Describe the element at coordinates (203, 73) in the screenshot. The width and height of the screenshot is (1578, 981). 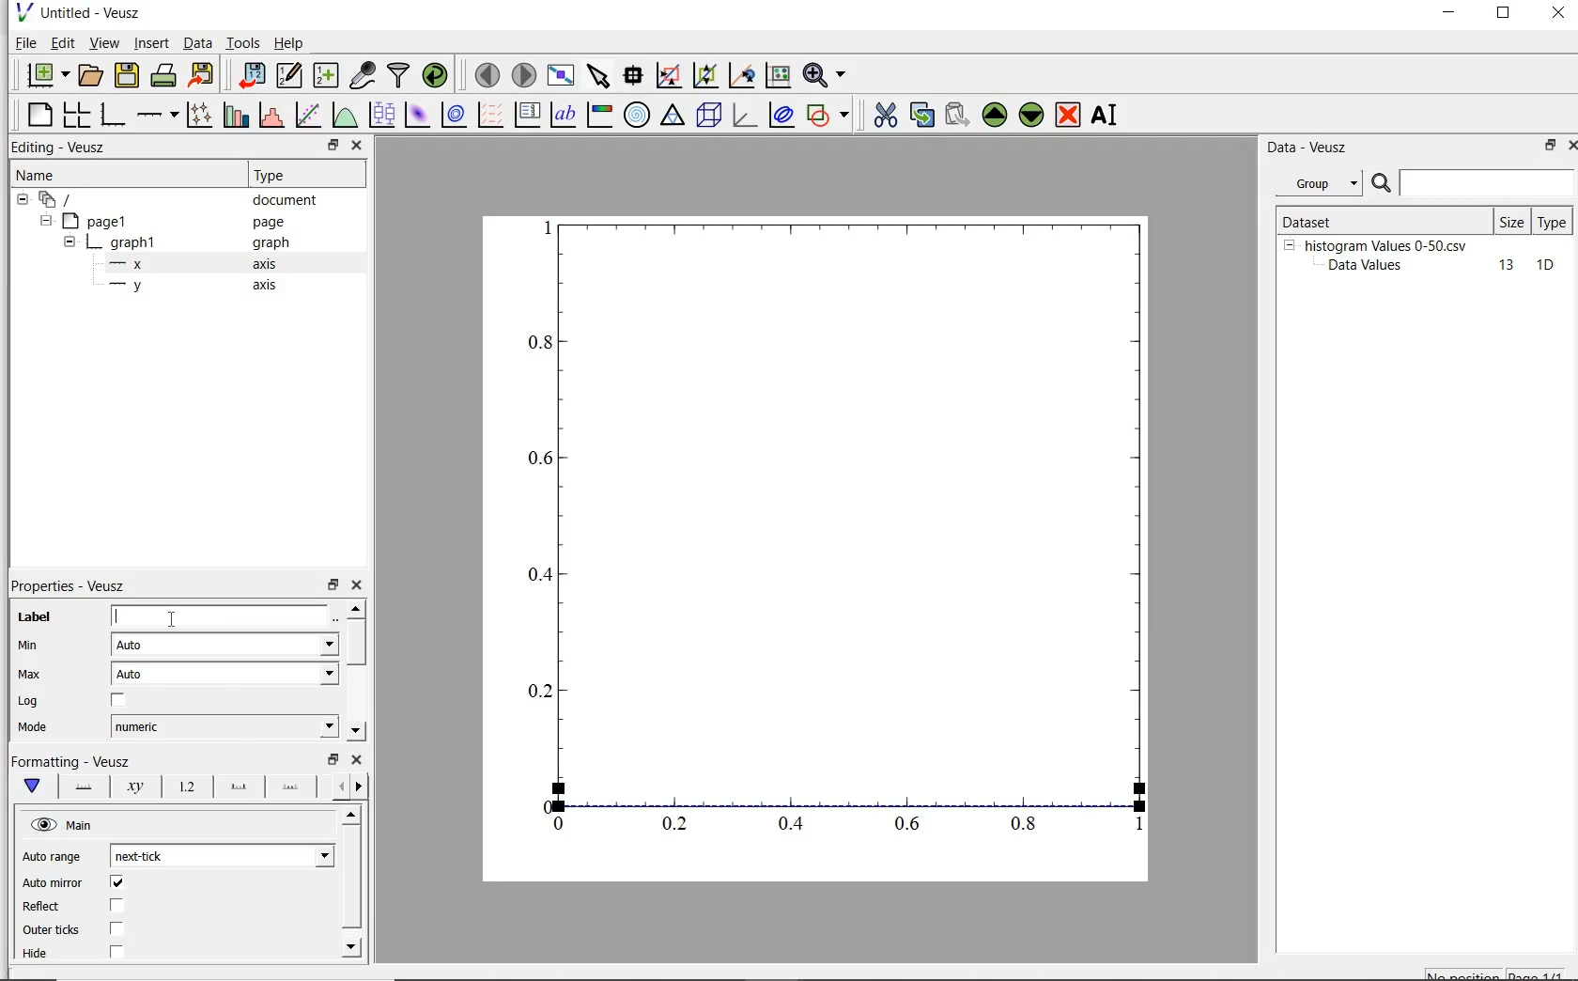
I see `export to graphics format` at that location.